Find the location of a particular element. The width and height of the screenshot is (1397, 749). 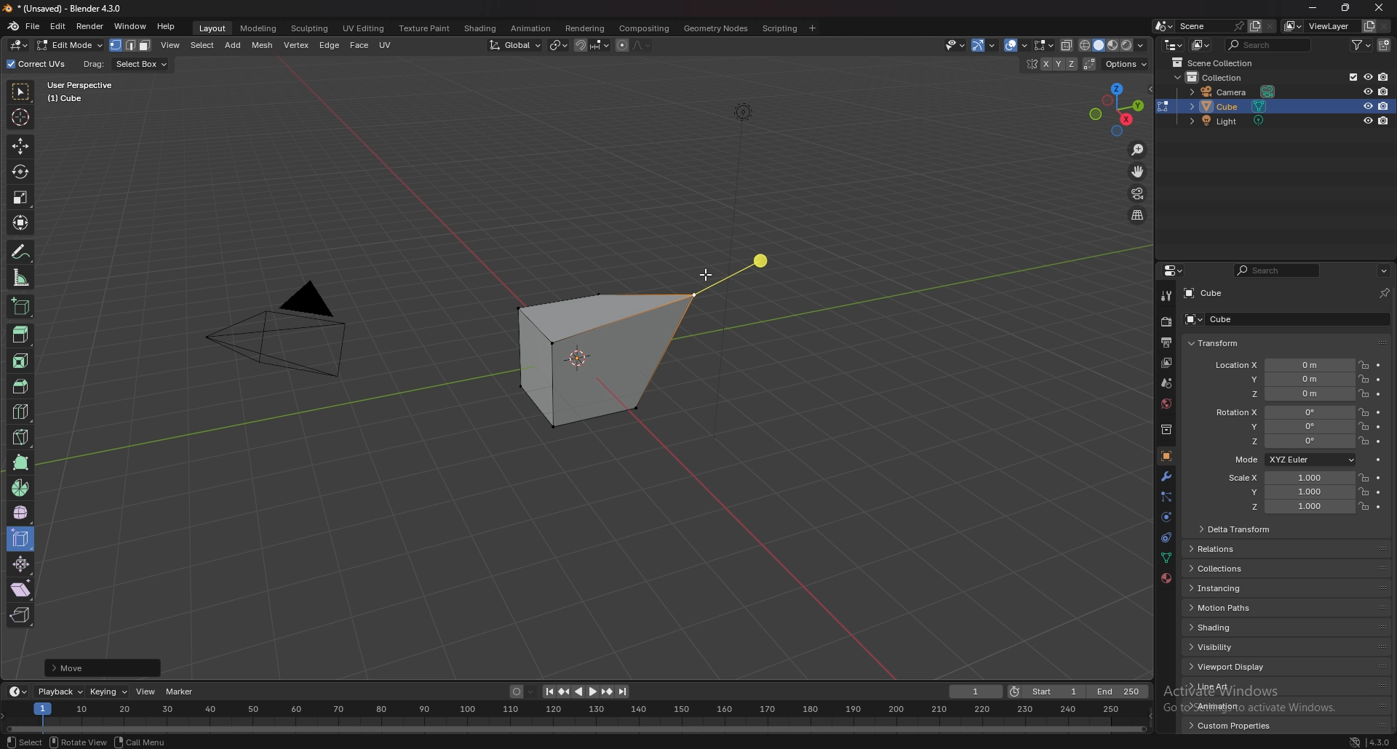

scene is located at coordinates (1211, 25).